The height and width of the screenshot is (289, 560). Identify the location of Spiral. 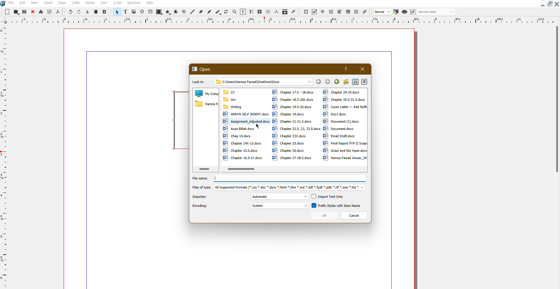
(184, 12).